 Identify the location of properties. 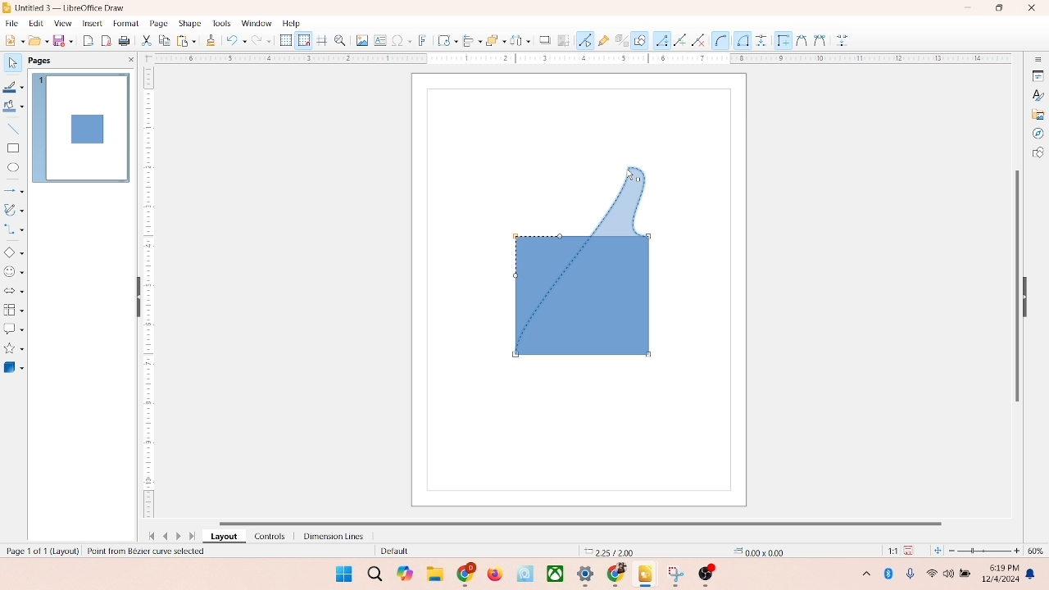
(1037, 75).